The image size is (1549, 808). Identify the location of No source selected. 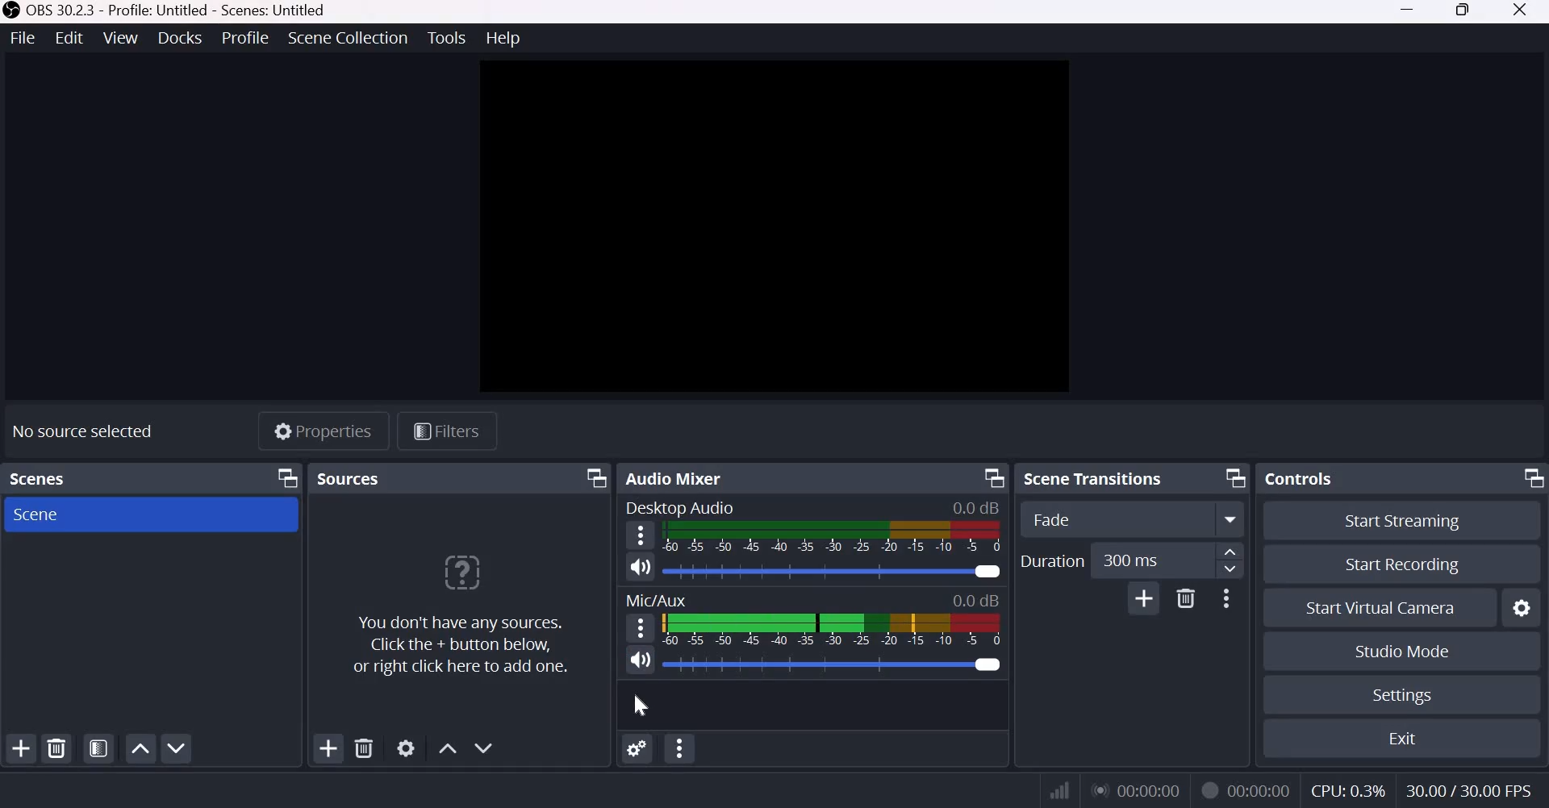
(86, 431).